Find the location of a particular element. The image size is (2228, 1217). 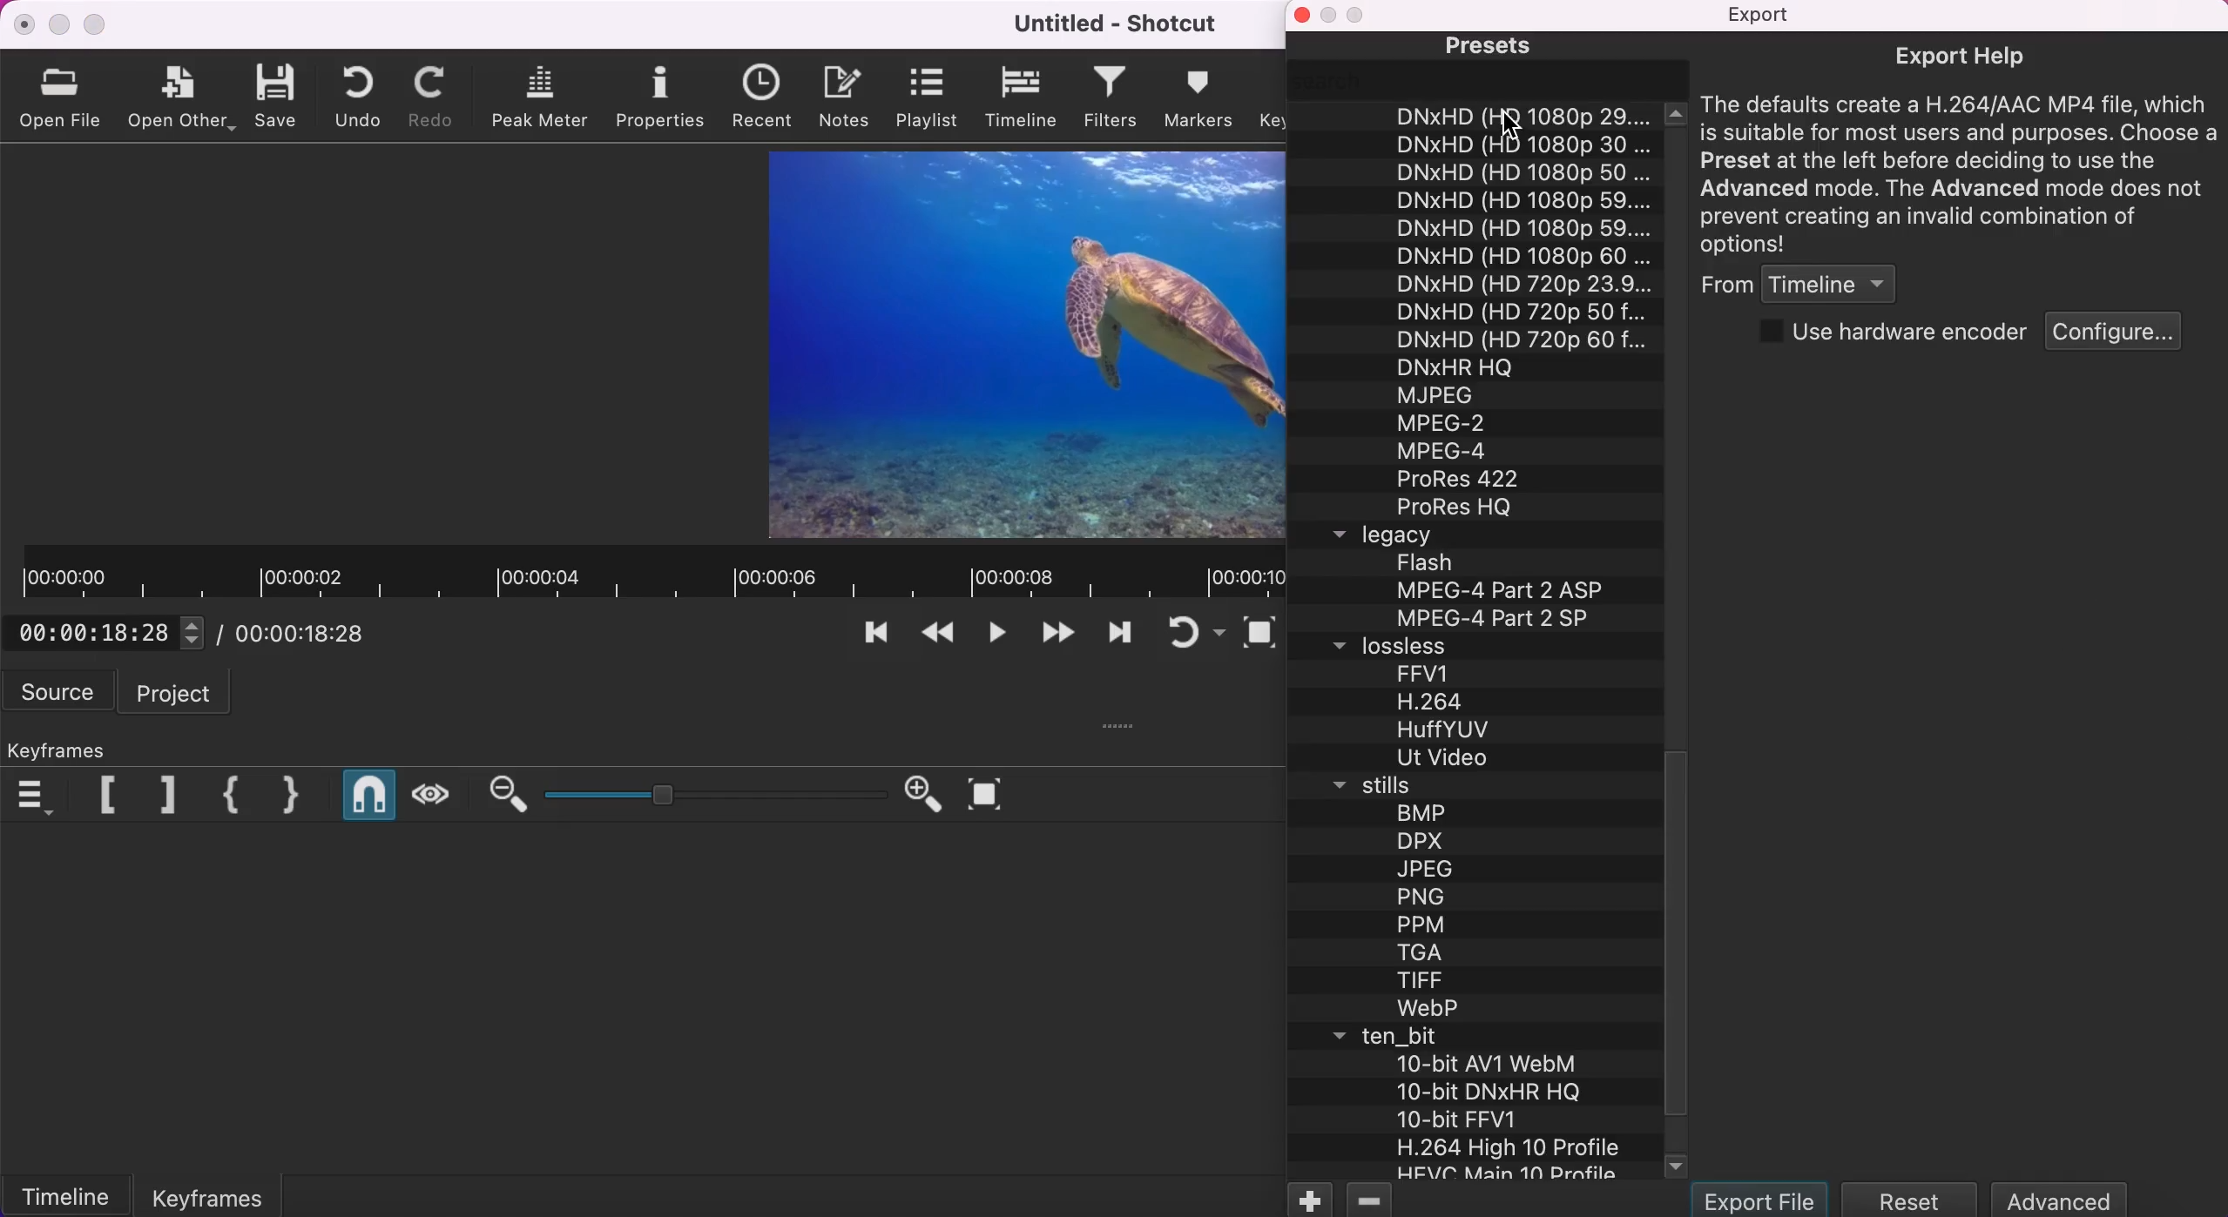

skip to the previous point is located at coordinates (881, 636).